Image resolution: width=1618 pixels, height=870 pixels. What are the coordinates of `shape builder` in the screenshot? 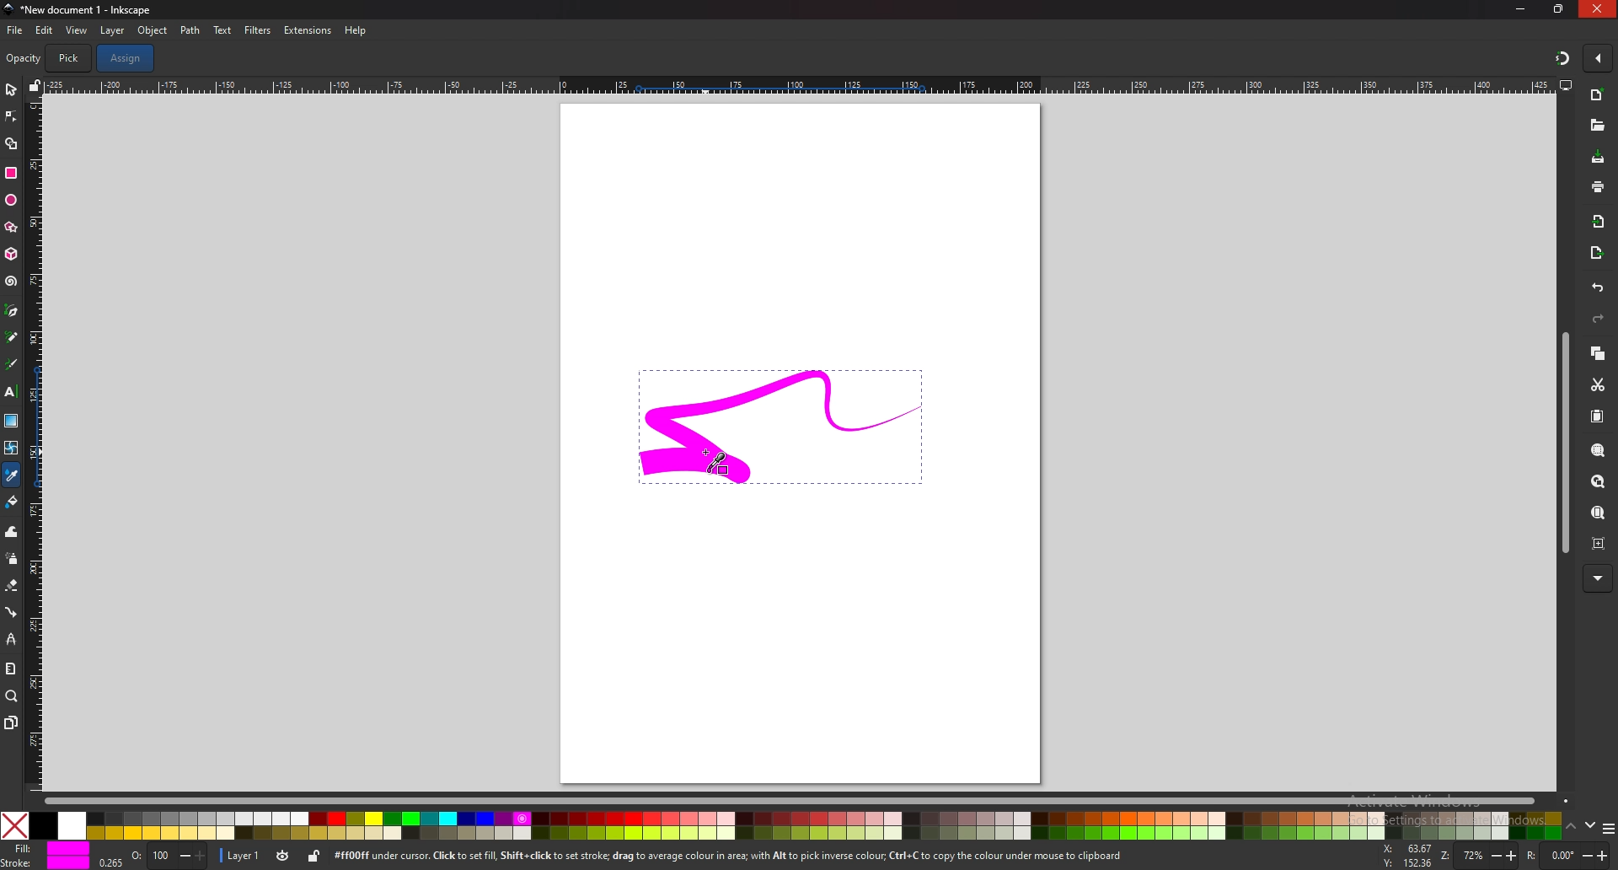 It's located at (11, 144).